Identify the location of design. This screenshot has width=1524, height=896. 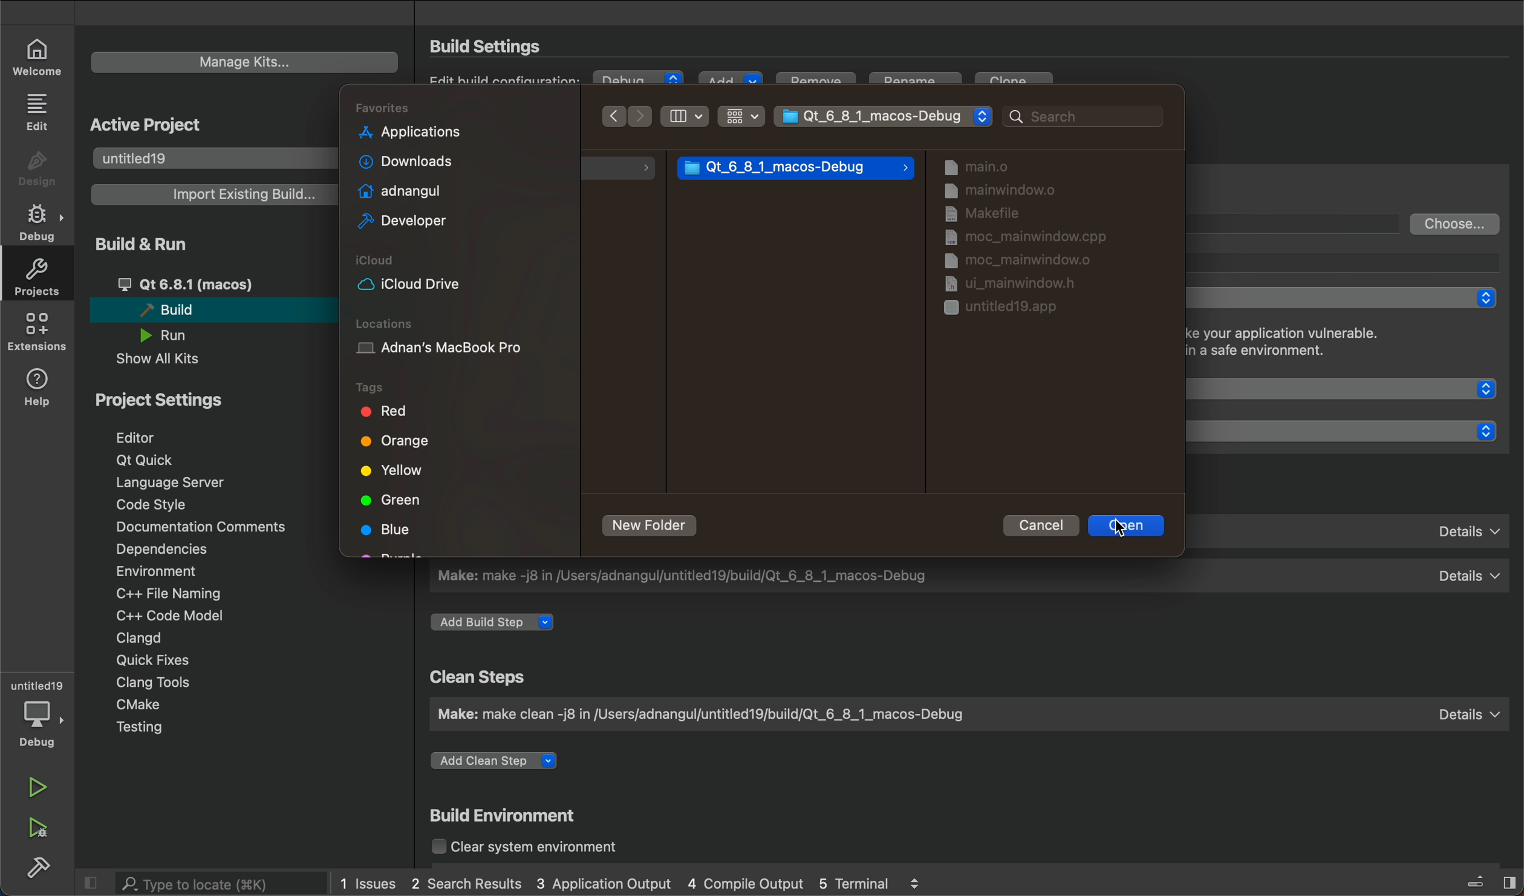
(37, 169).